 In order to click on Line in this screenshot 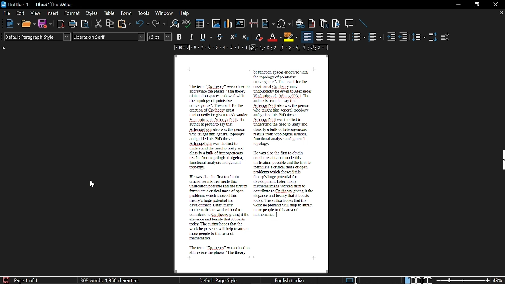, I will do `click(365, 24)`.